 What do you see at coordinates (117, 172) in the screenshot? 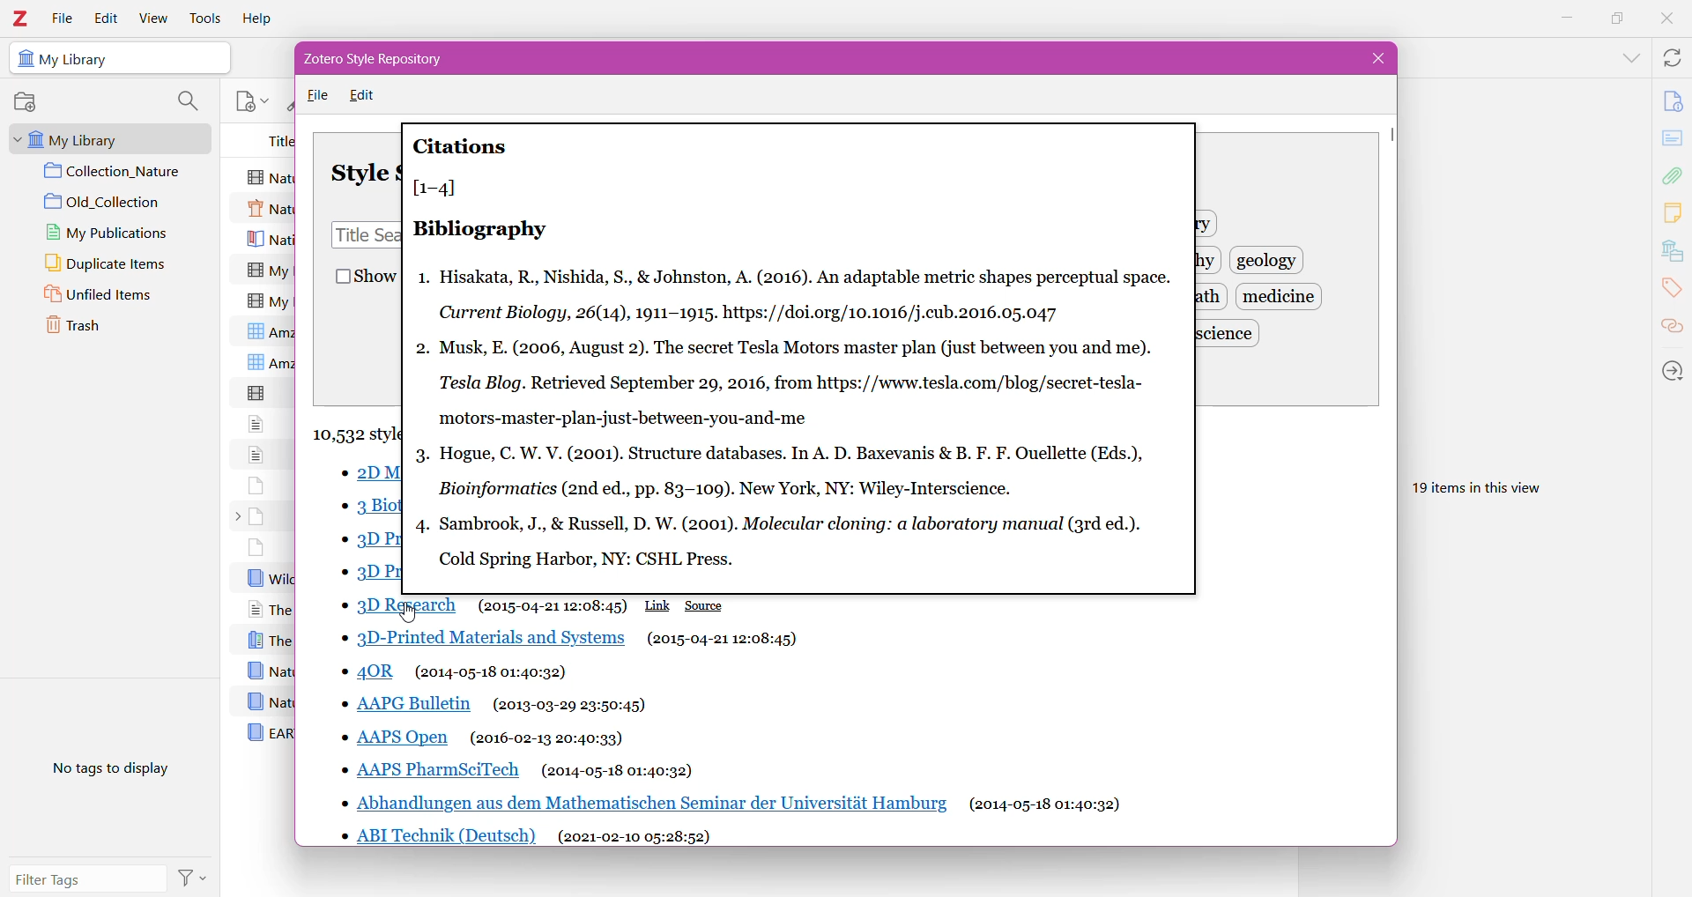
I see `Collection 1` at bounding box center [117, 172].